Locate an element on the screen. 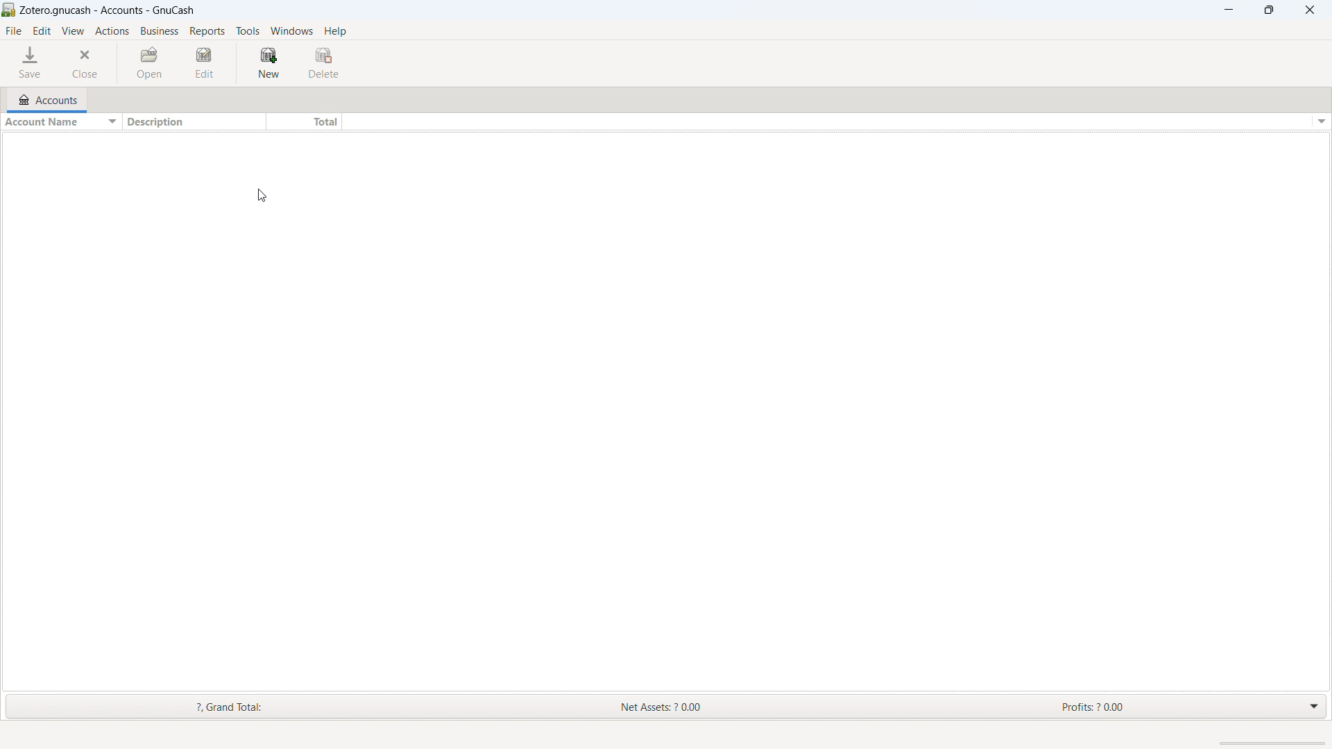 The image size is (1332, 749). drop down menu is located at coordinates (1315, 705).